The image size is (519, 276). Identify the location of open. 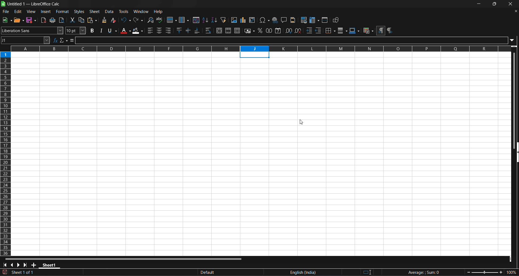
(19, 20).